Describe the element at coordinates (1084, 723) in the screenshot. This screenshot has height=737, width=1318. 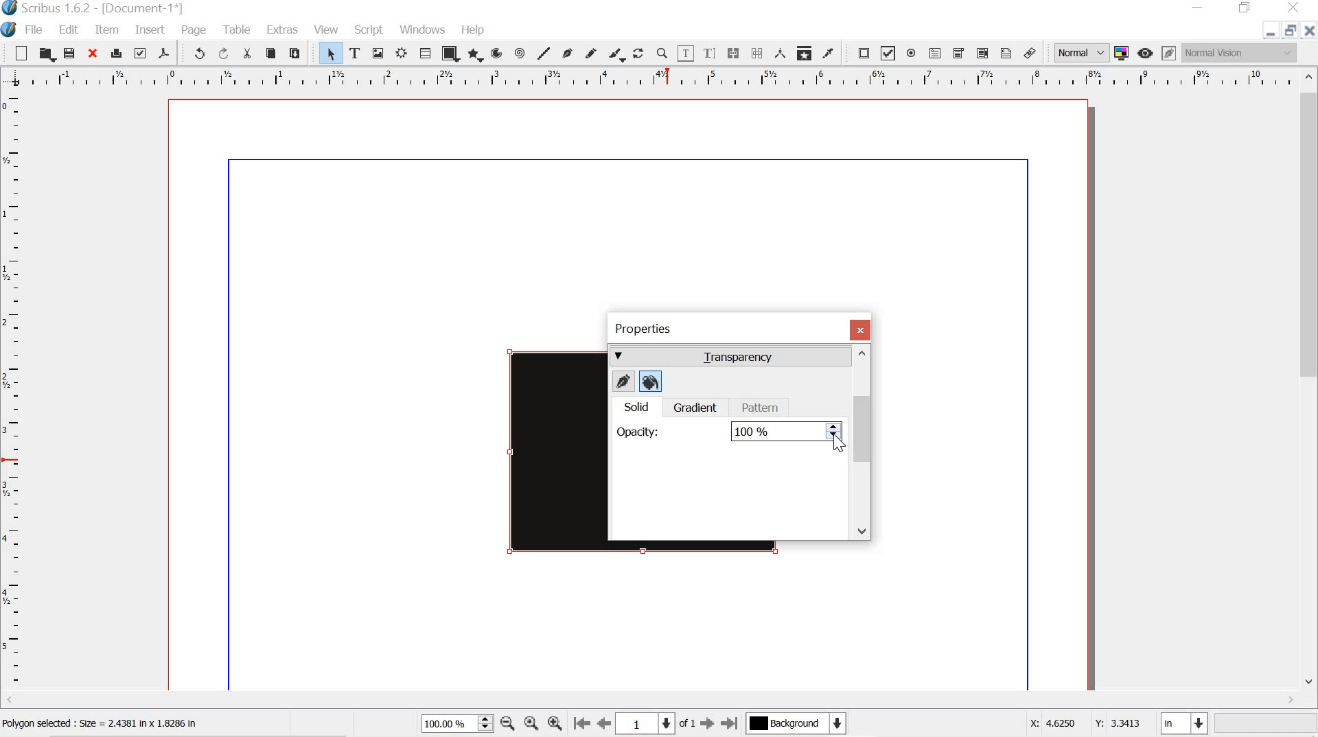
I see `x: 4.6250  y:3.3413` at that location.